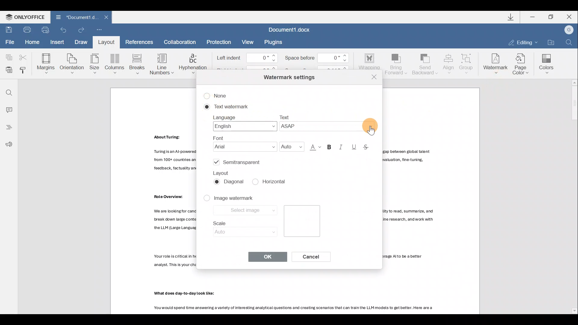 This screenshot has width=578, height=325. I want to click on Orientation, so click(73, 63).